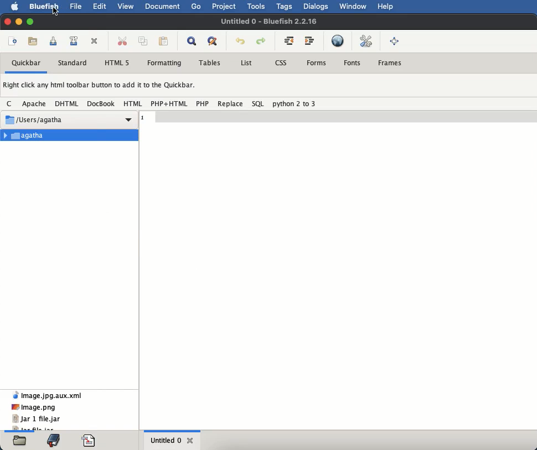  Describe the element at coordinates (56, 41) in the screenshot. I see `save current file` at that location.